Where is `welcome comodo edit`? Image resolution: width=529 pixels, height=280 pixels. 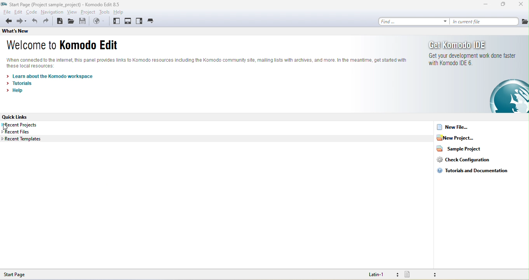
welcome comodo edit is located at coordinates (67, 46).